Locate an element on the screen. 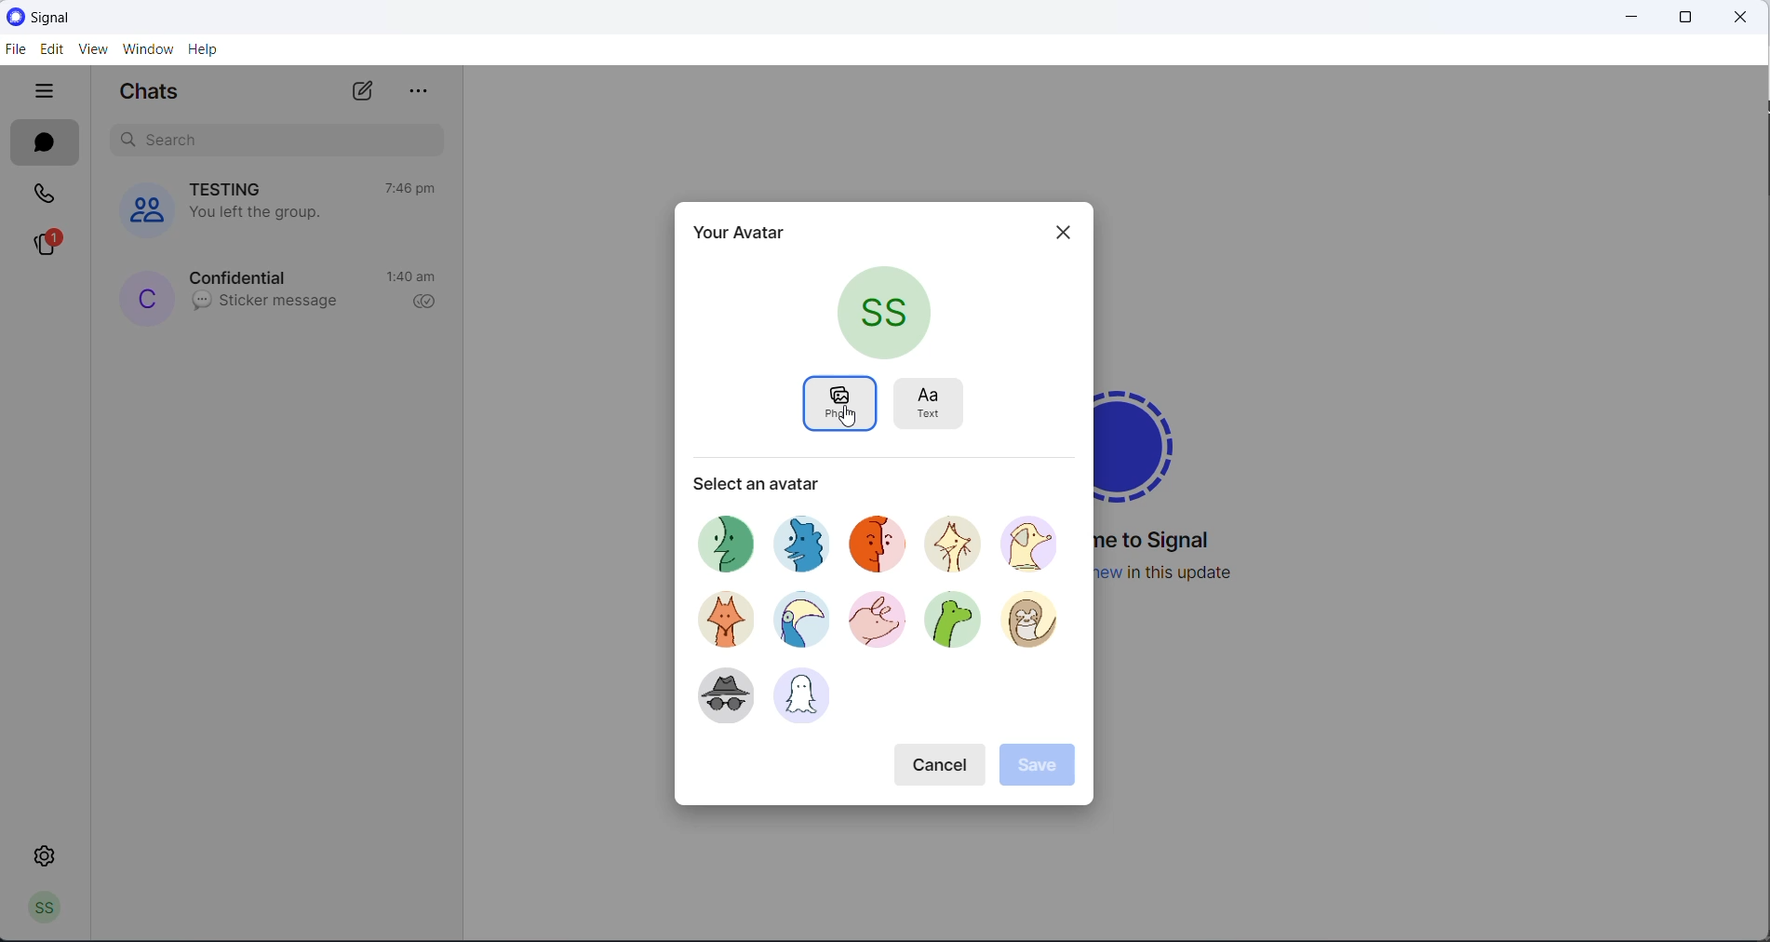 This screenshot has width=1770, height=942. close is located at coordinates (1057, 233).